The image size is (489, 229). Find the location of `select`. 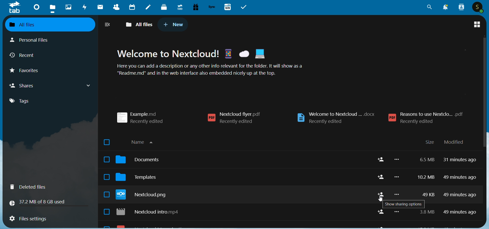

select is located at coordinates (104, 178).